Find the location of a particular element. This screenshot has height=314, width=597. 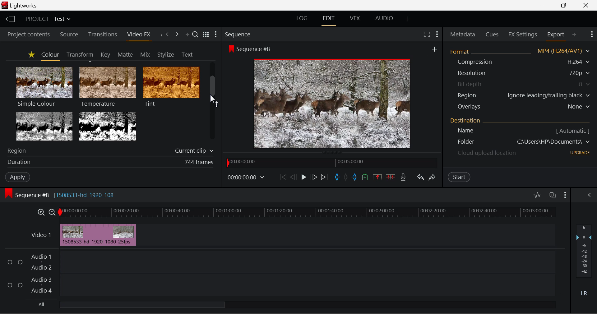

Video FX is located at coordinates (138, 36).